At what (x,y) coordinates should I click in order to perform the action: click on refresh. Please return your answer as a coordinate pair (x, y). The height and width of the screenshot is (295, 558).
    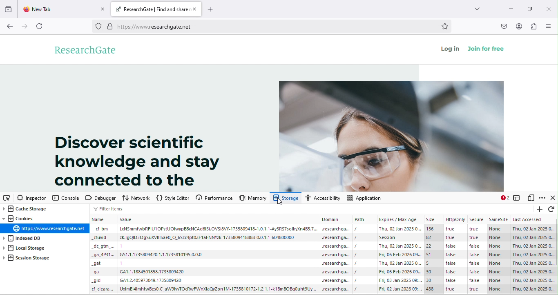
    Looking at the image, I should click on (553, 209).